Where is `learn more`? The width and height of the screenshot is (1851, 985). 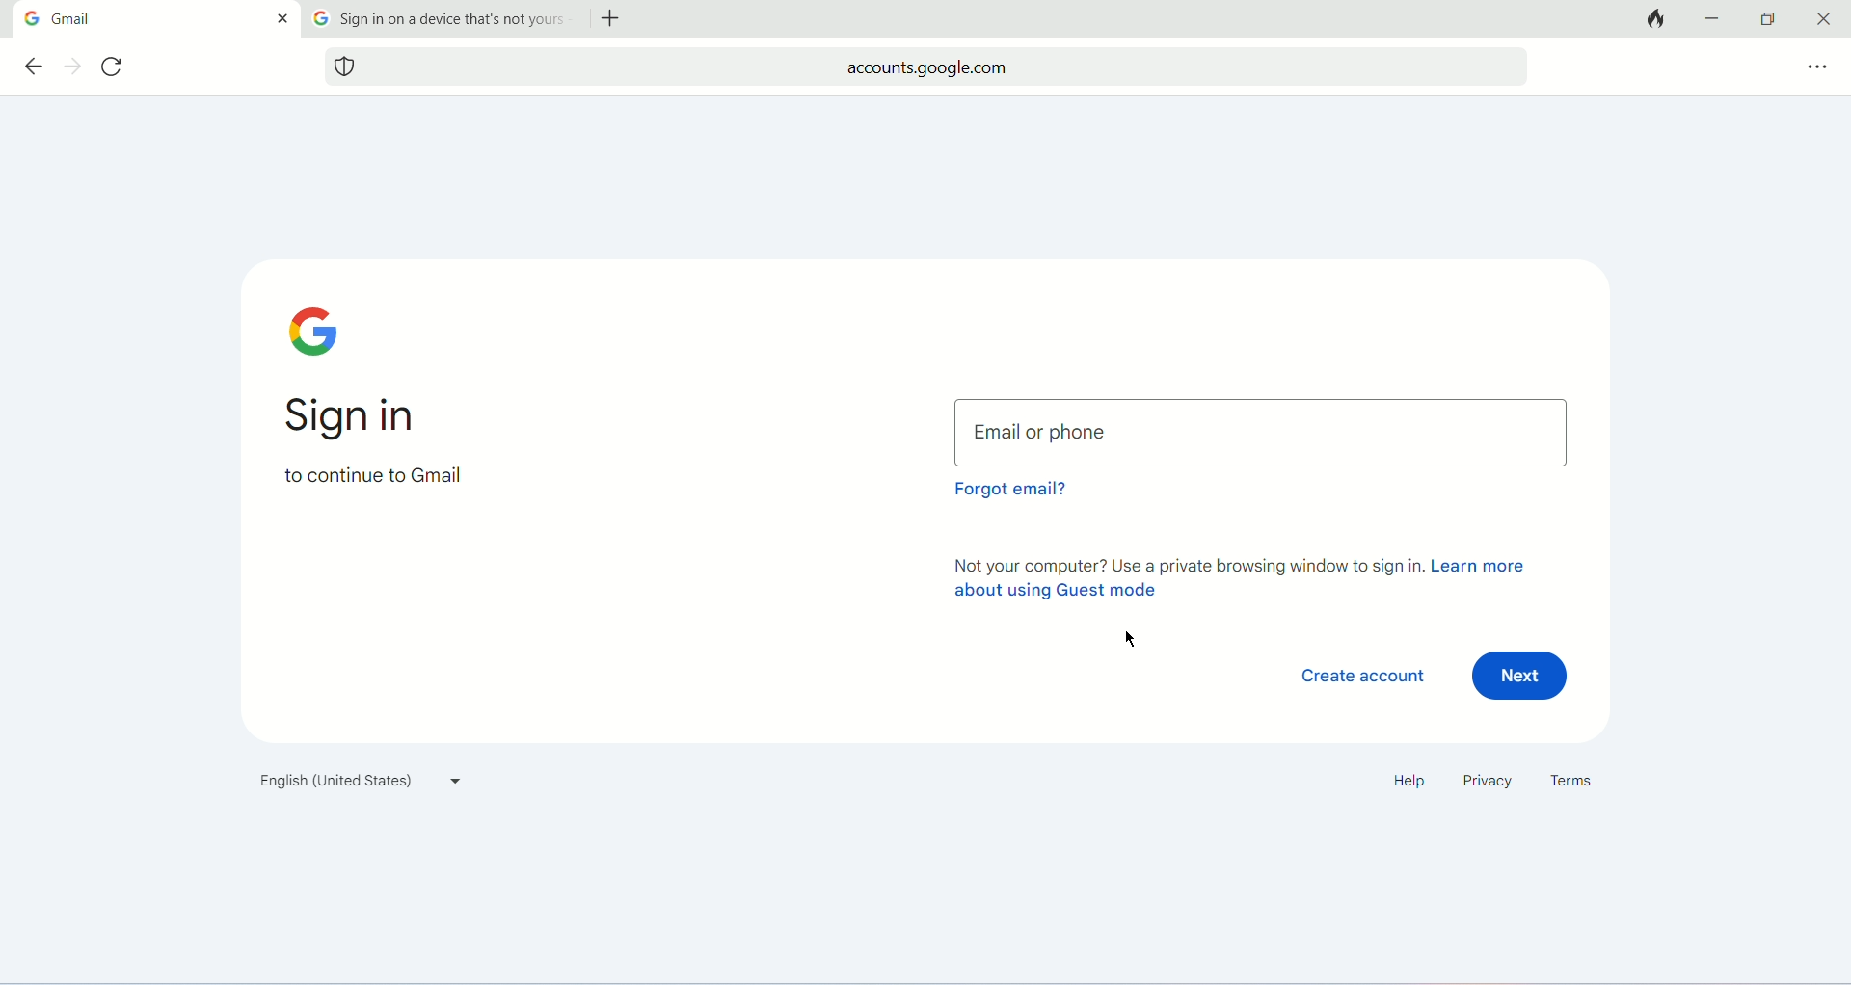 learn more is located at coordinates (1483, 567).